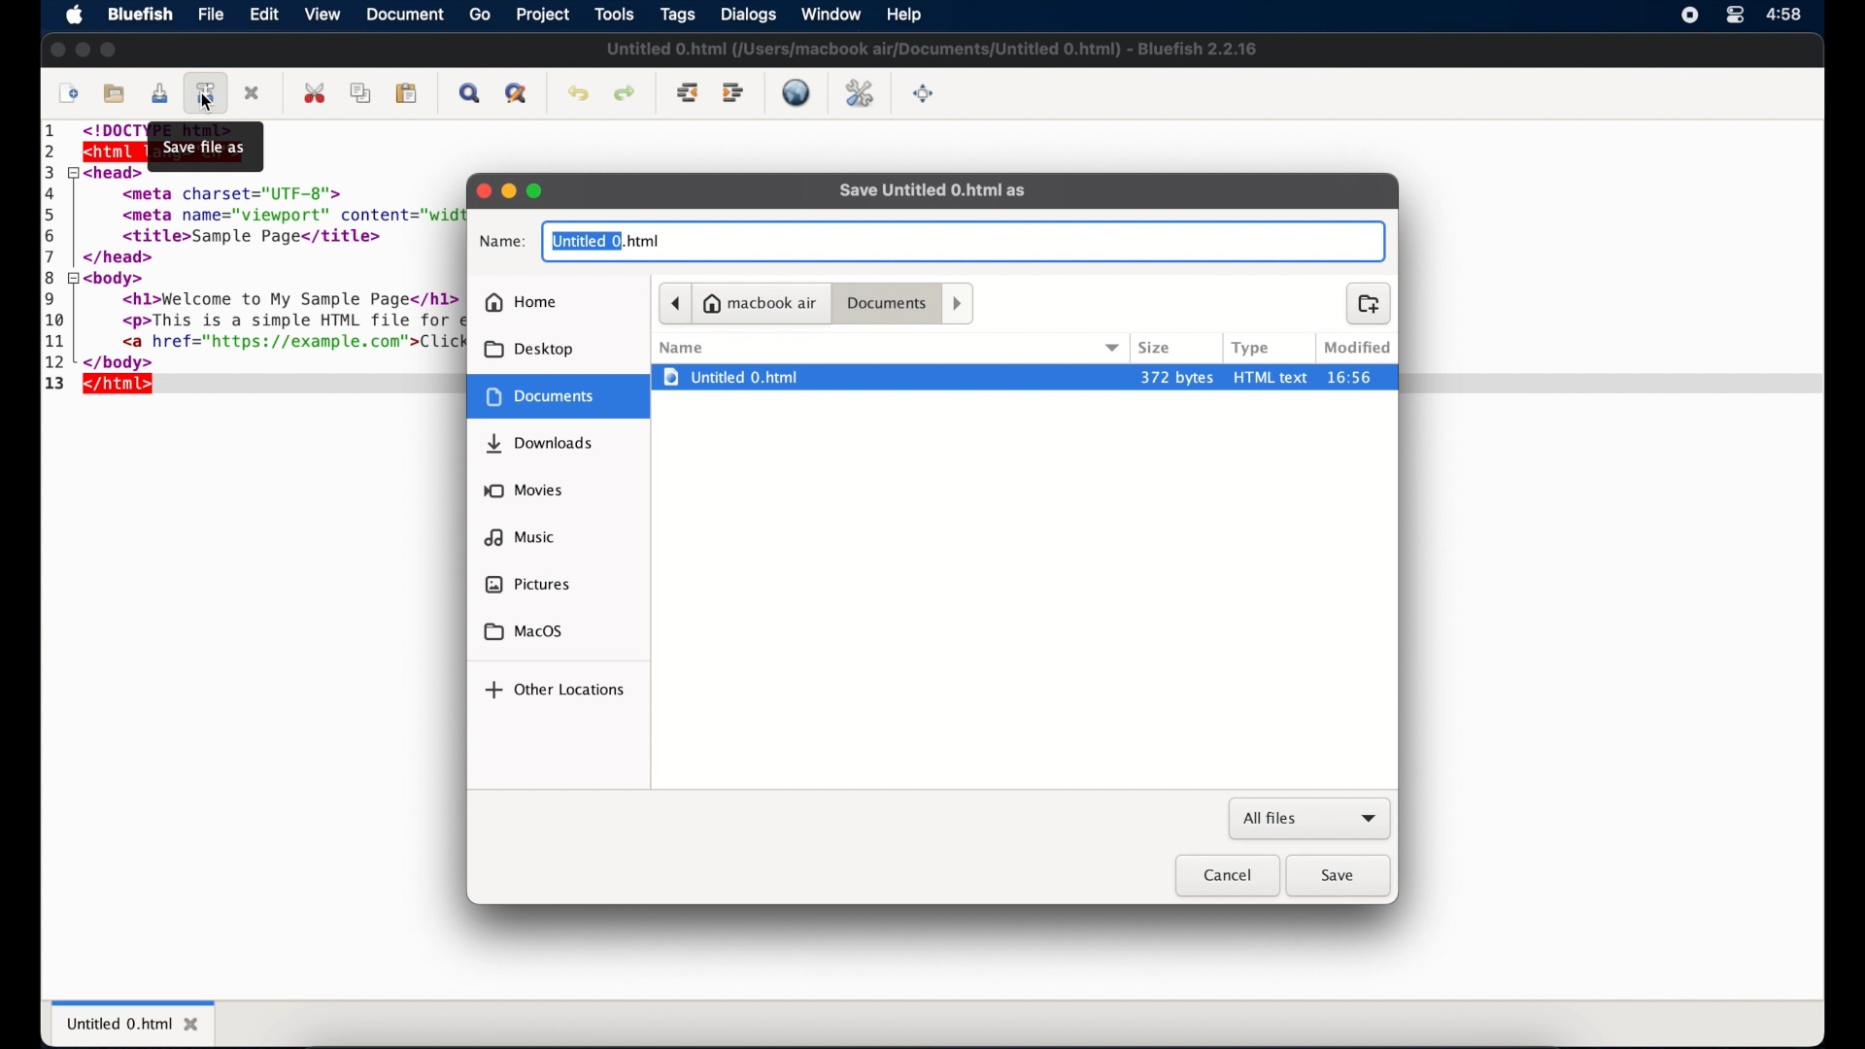 The width and height of the screenshot is (1865, 1049). I want to click on 13, so click(54, 385).